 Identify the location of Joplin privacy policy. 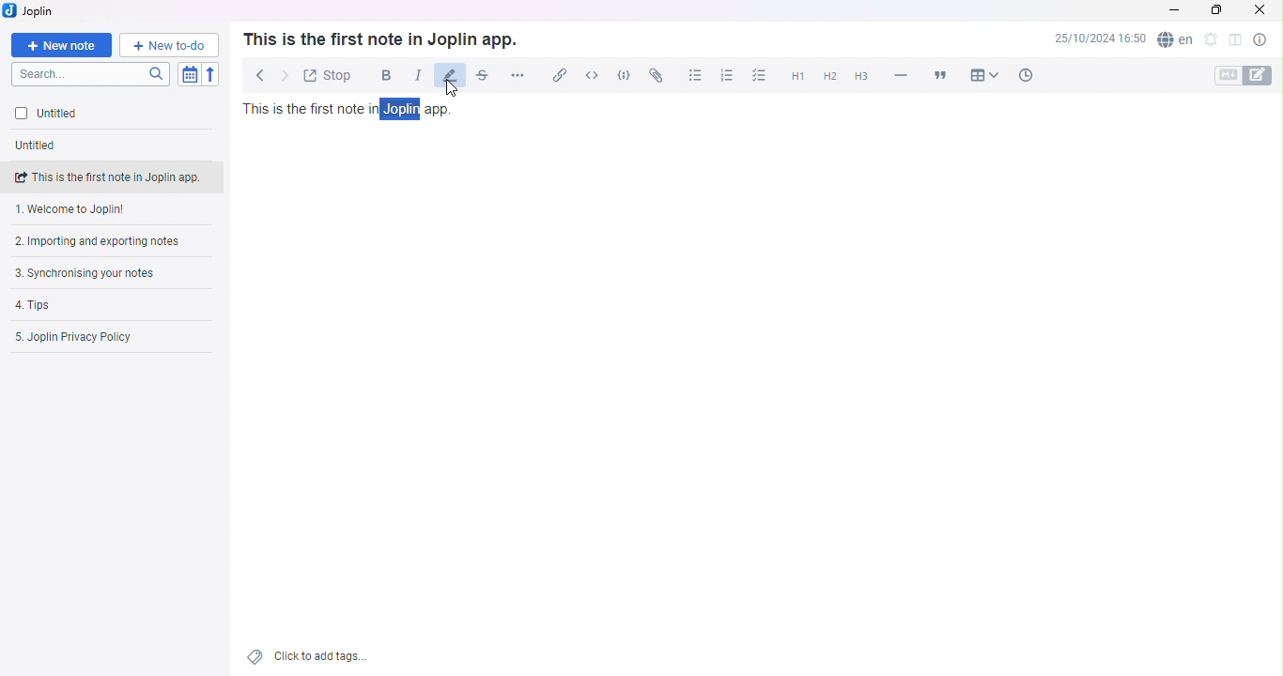
(102, 337).